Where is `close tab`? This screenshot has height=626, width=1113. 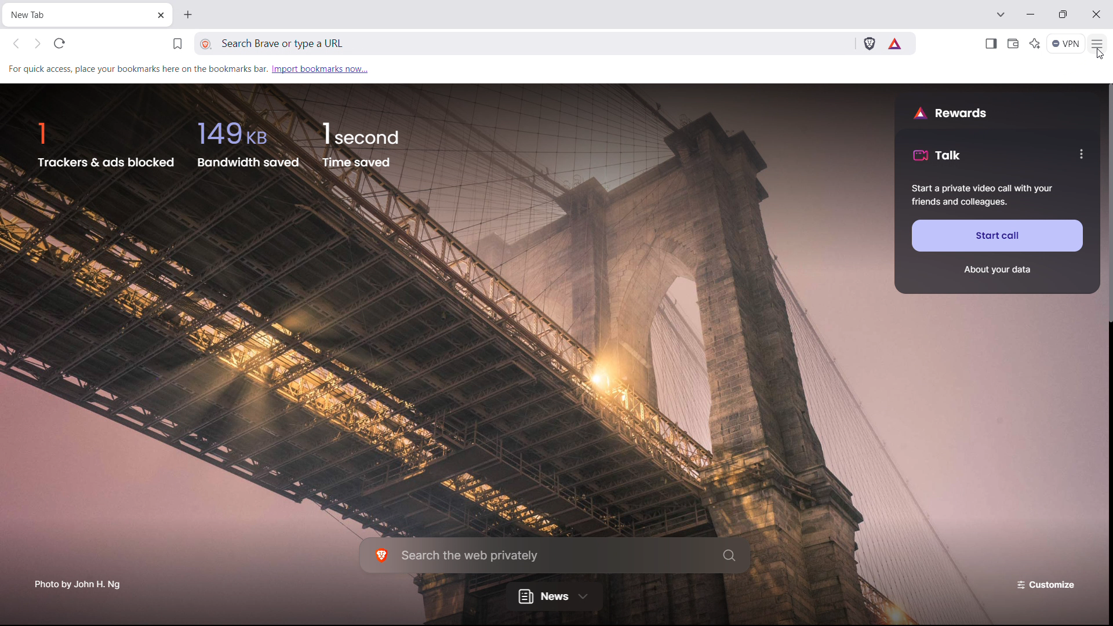
close tab is located at coordinates (161, 16).